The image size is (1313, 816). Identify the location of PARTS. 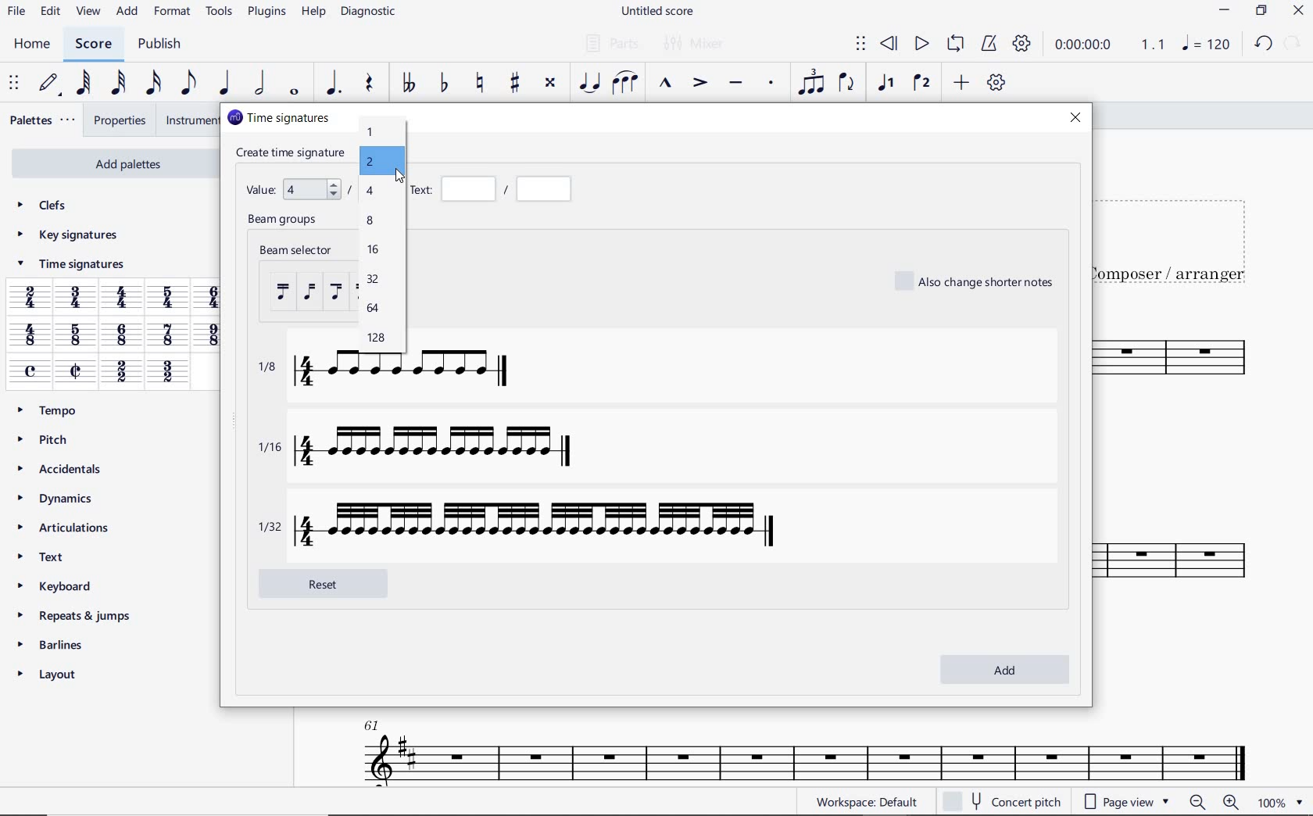
(611, 43).